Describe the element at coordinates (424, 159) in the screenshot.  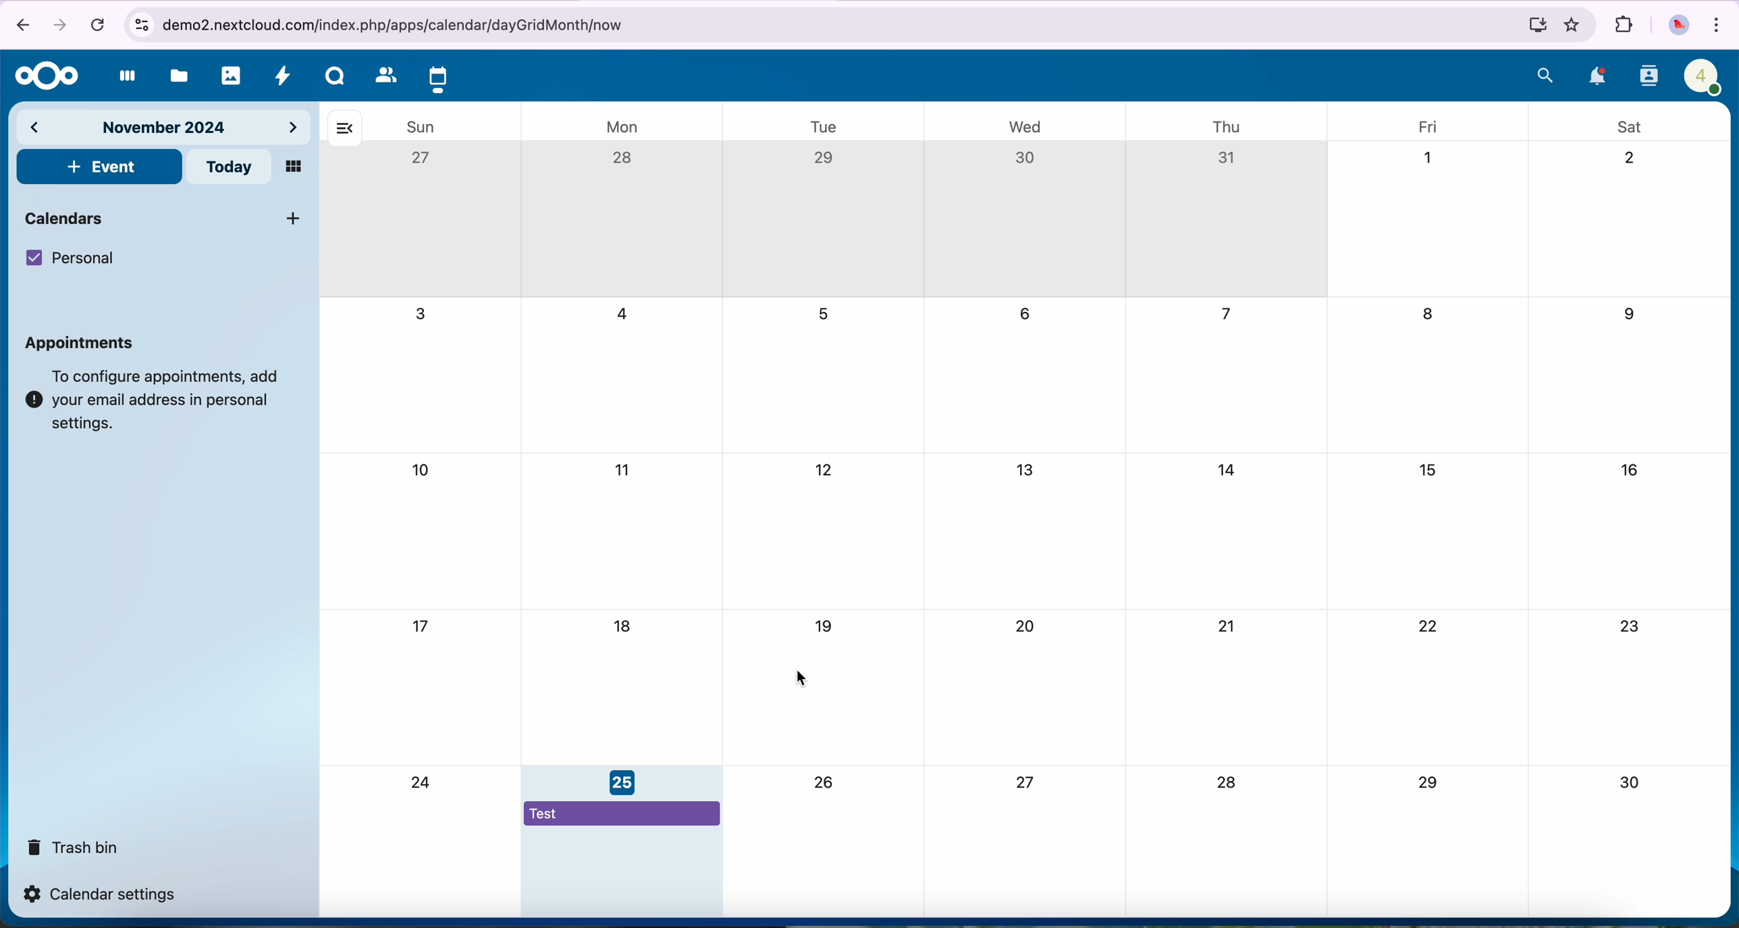
I see `27` at that location.